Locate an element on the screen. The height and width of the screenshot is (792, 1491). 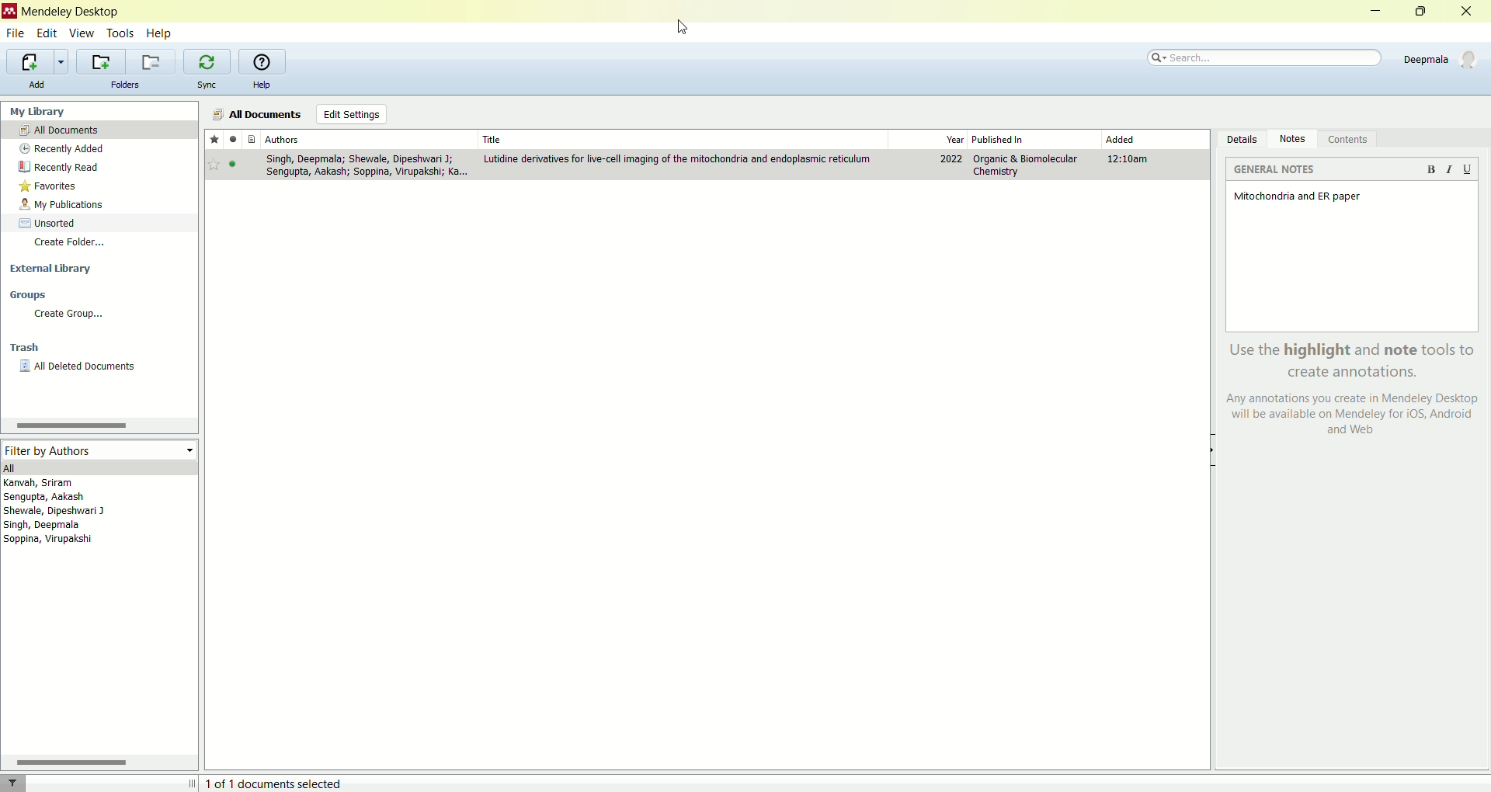
create group is located at coordinates (99, 313).